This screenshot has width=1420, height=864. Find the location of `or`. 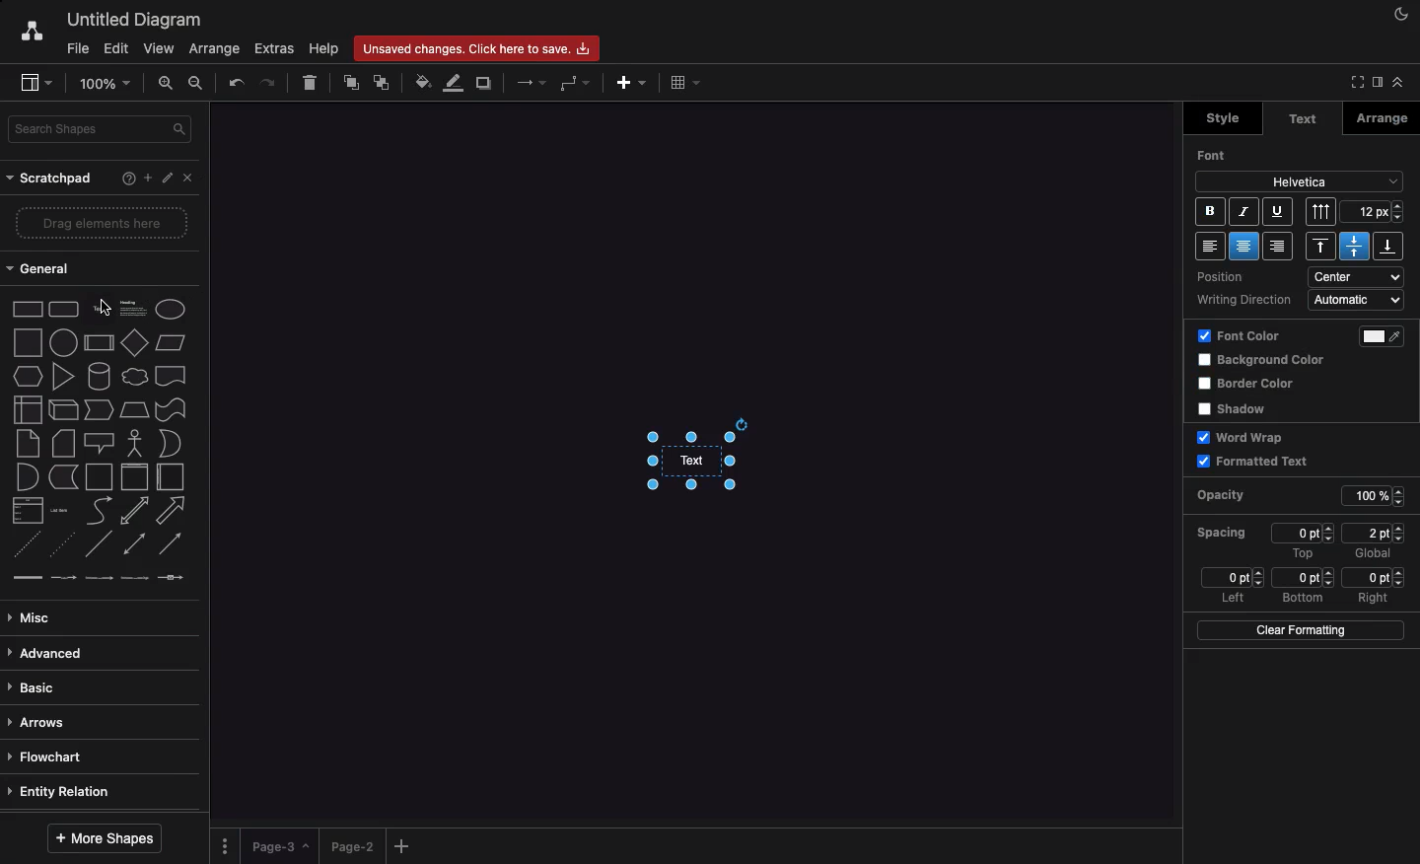

or is located at coordinates (171, 443).